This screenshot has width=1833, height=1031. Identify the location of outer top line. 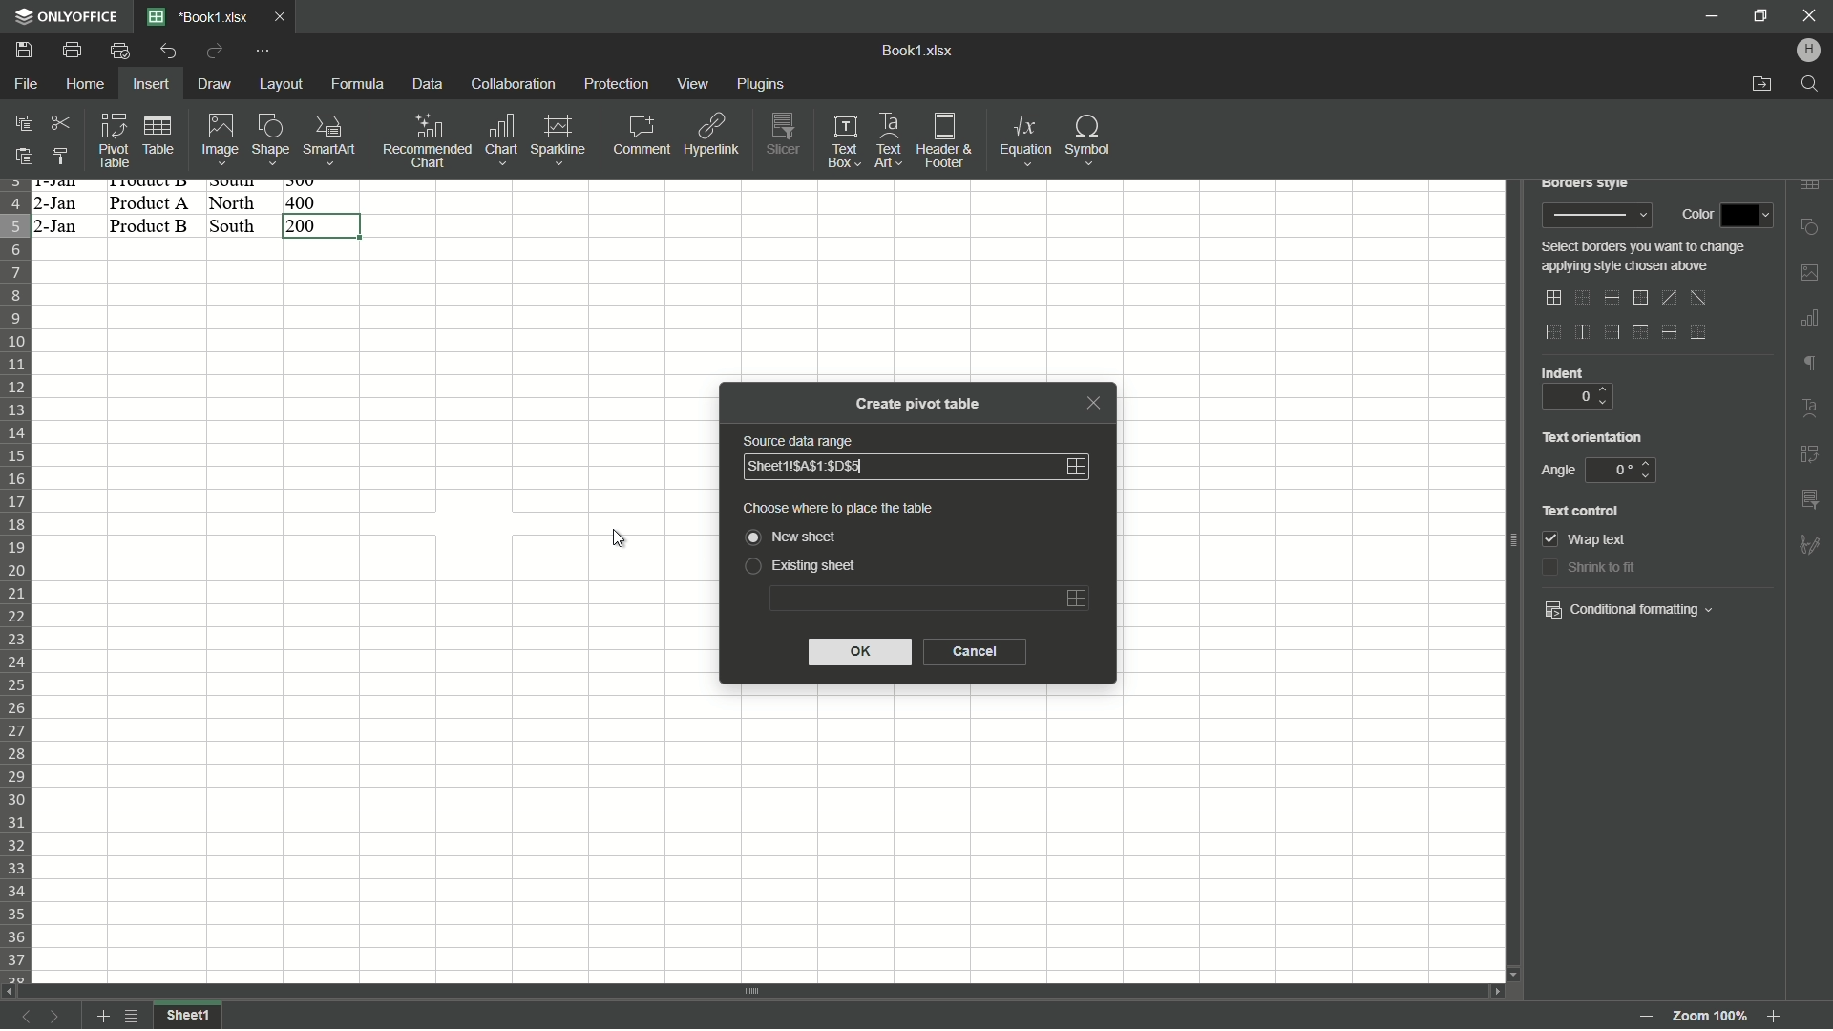
(1638, 333).